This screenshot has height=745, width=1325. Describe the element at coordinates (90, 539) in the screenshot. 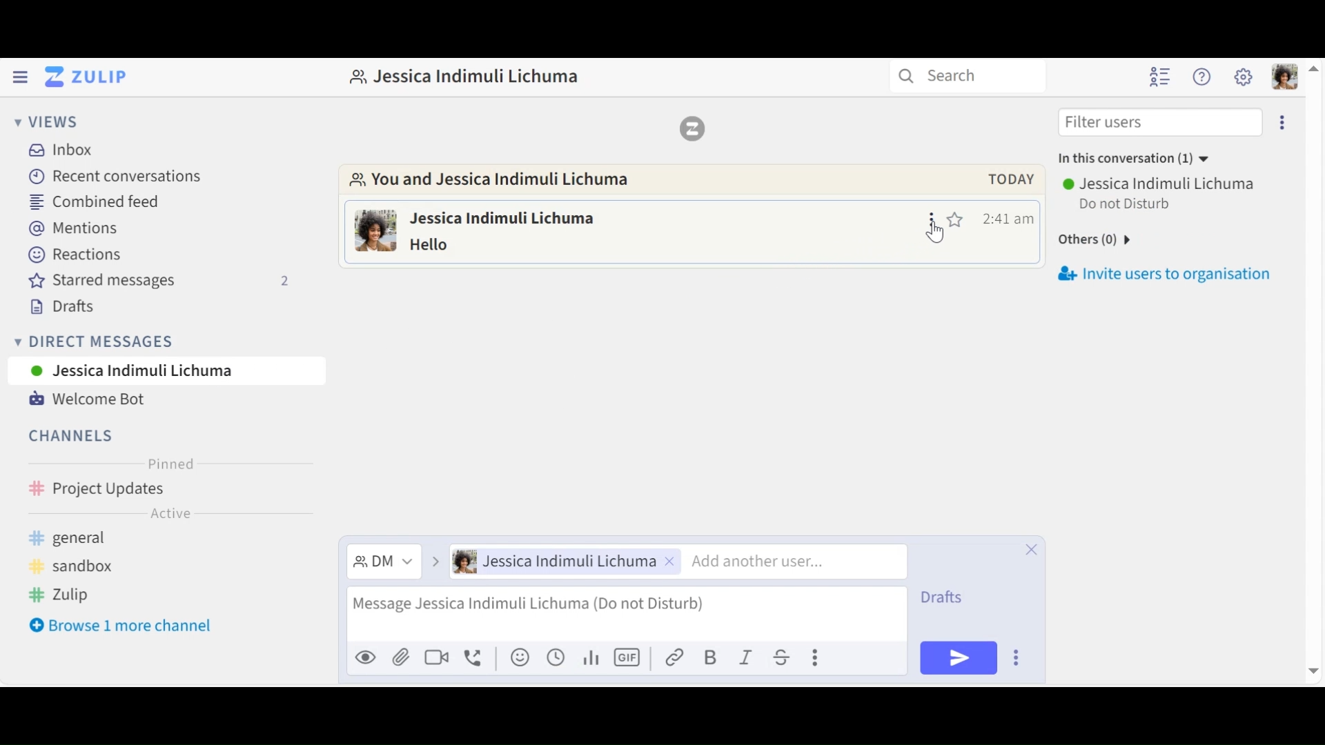

I see `general` at that location.